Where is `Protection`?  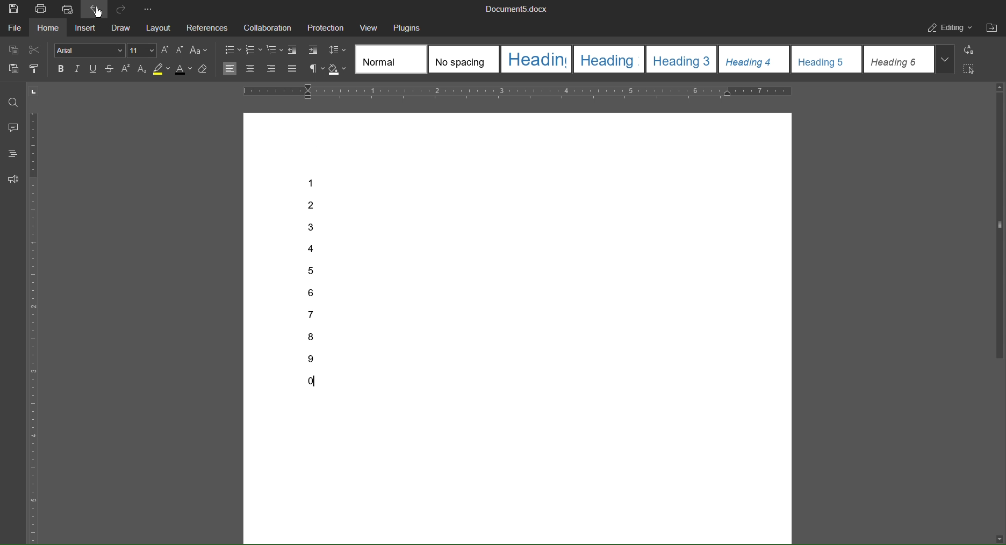 Protection is located at coordinates (326, 28).